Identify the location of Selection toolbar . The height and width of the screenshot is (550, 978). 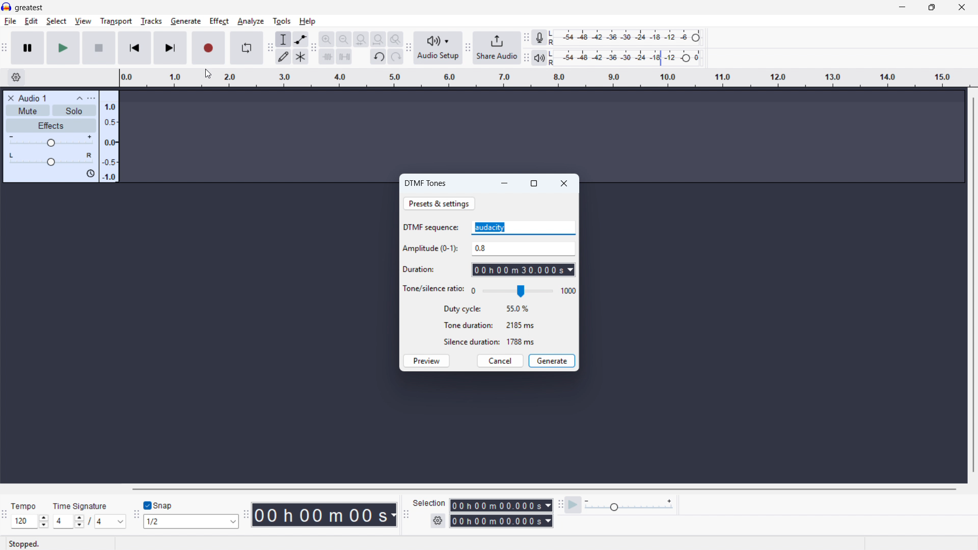
(406, 515).